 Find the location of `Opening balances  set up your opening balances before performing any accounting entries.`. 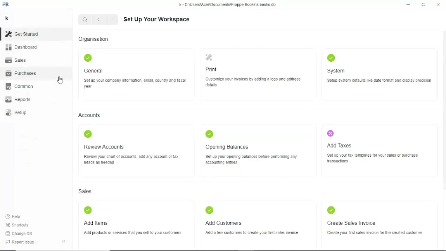

Opening balances  set up your opening balances before performing any accounting entries. is located at coordinates (251, 148).